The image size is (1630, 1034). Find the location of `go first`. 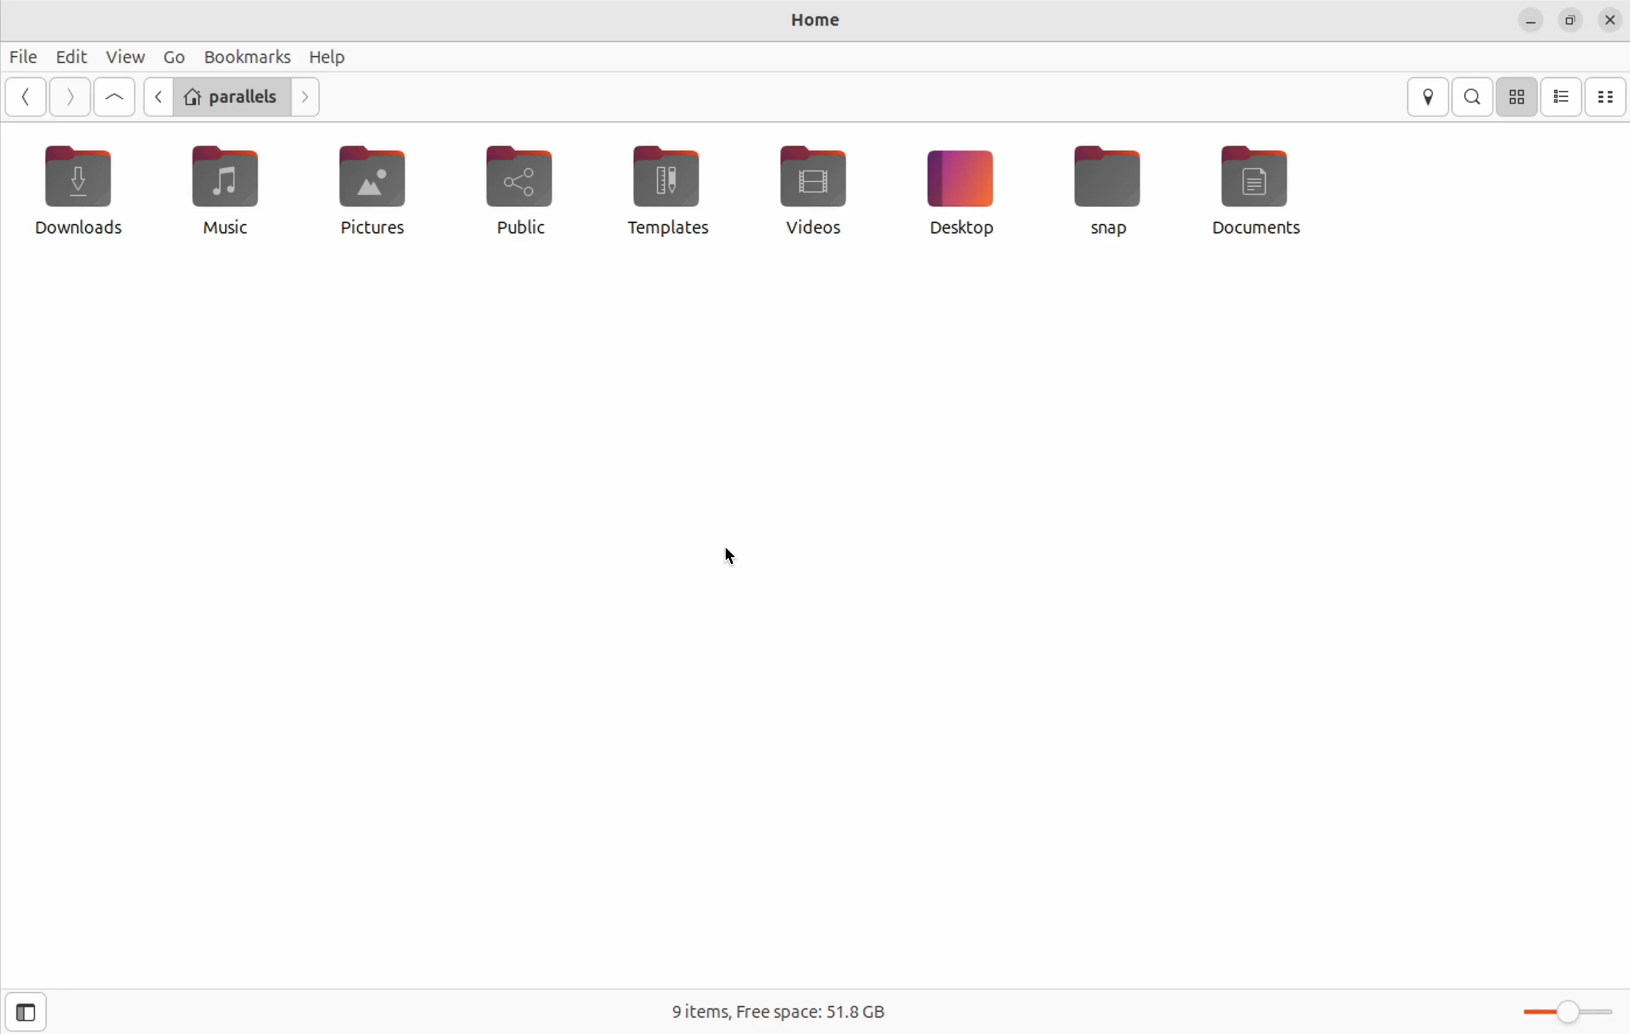

go first is located at coordinates (114, 97).